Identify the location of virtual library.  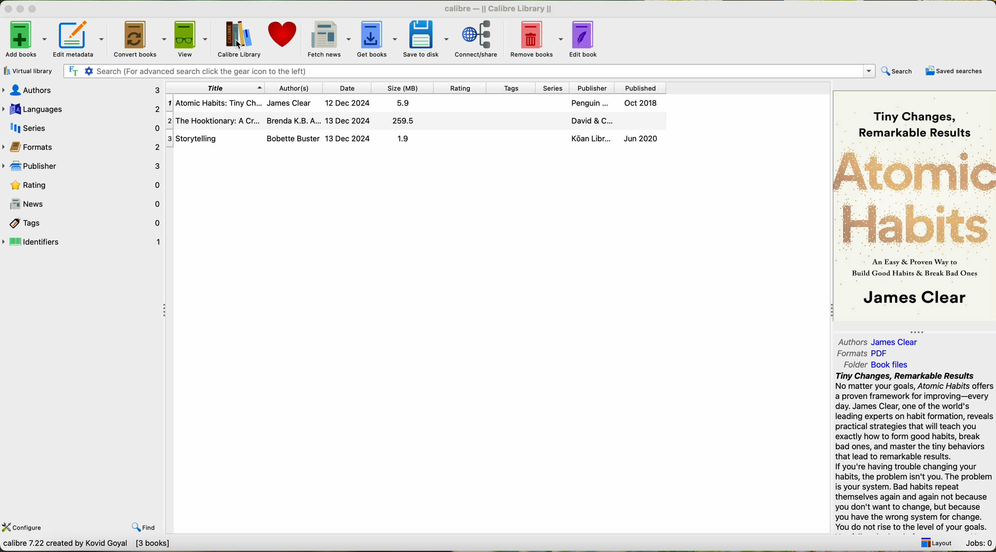
(29, 71).